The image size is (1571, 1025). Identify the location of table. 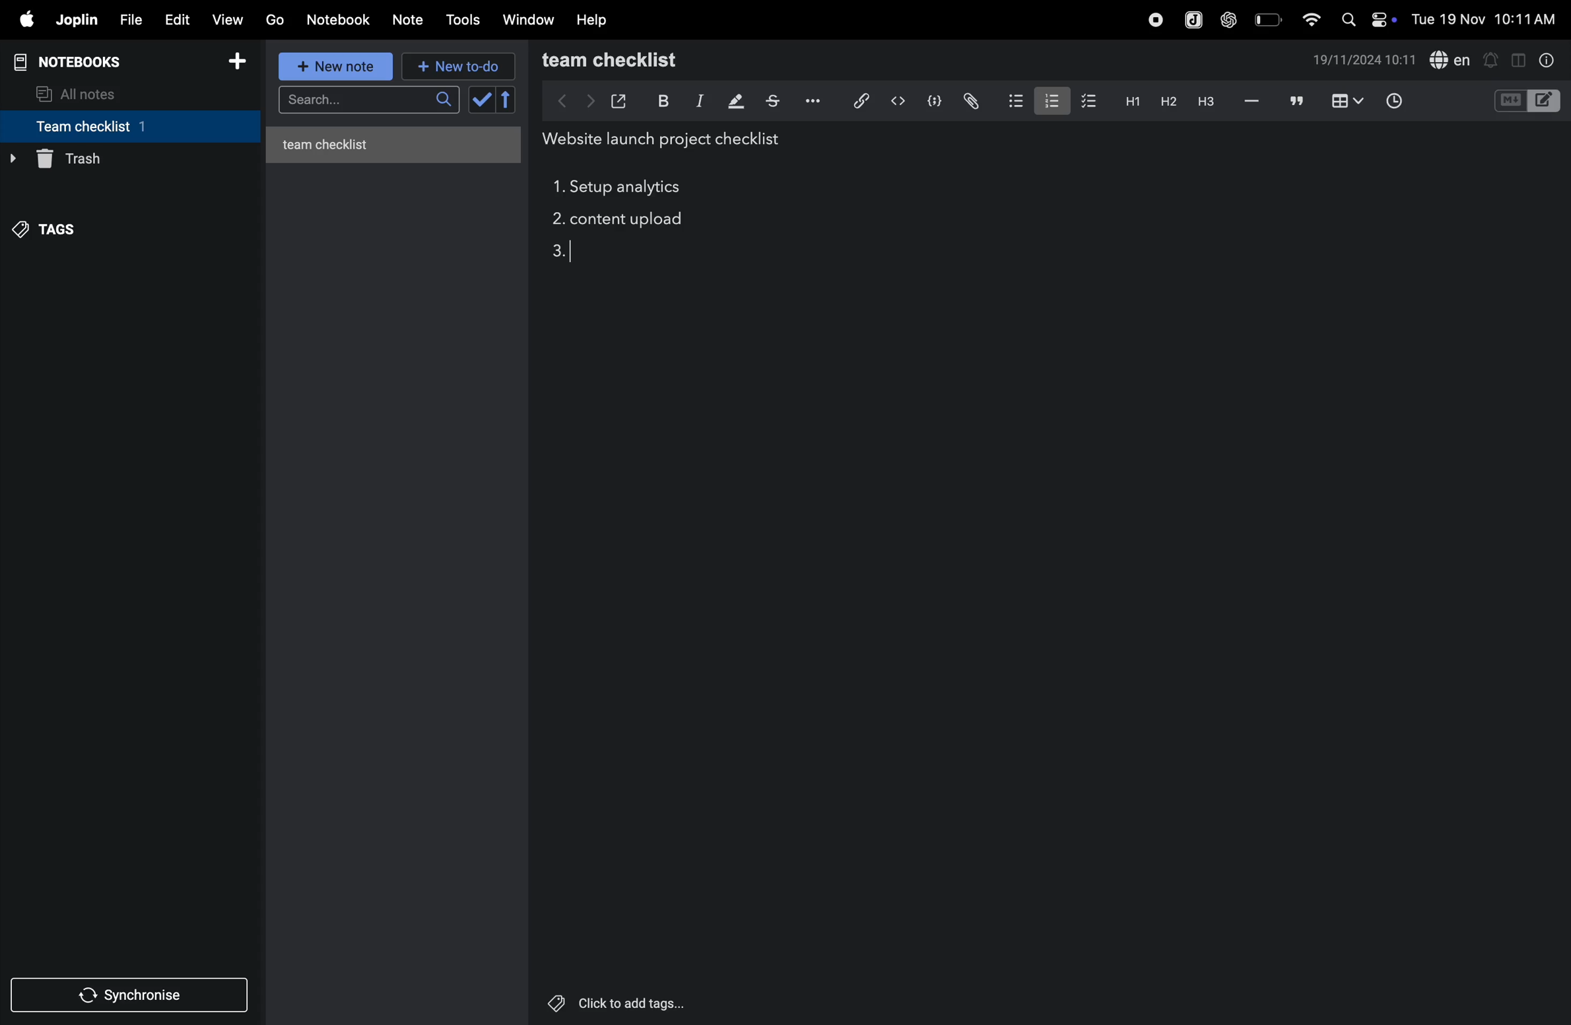
(1345, 100).